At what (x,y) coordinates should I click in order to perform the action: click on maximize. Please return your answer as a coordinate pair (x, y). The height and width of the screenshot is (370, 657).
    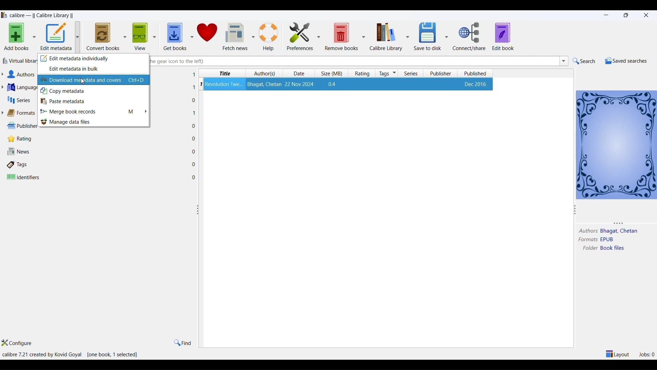
    Looking at the image, I should click on (625, 15).